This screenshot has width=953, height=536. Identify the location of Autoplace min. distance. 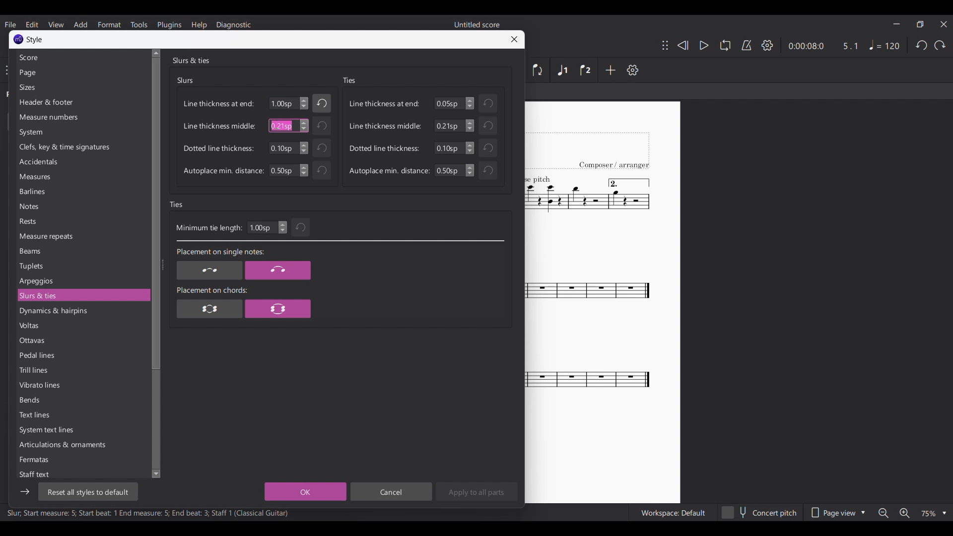
(389, 171).